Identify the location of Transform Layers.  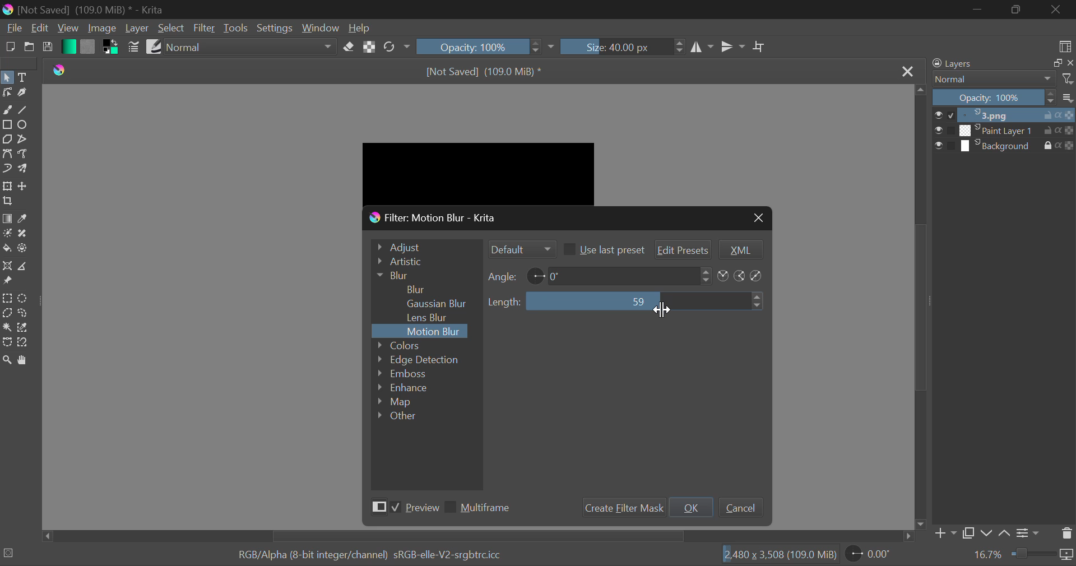
(7, 187).